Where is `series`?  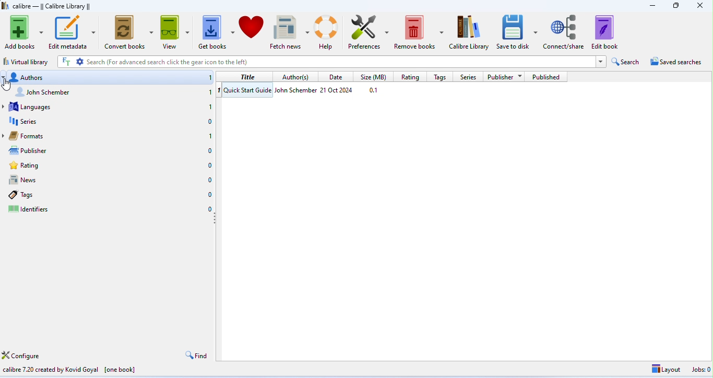 series is located at coordinates (110, 121).